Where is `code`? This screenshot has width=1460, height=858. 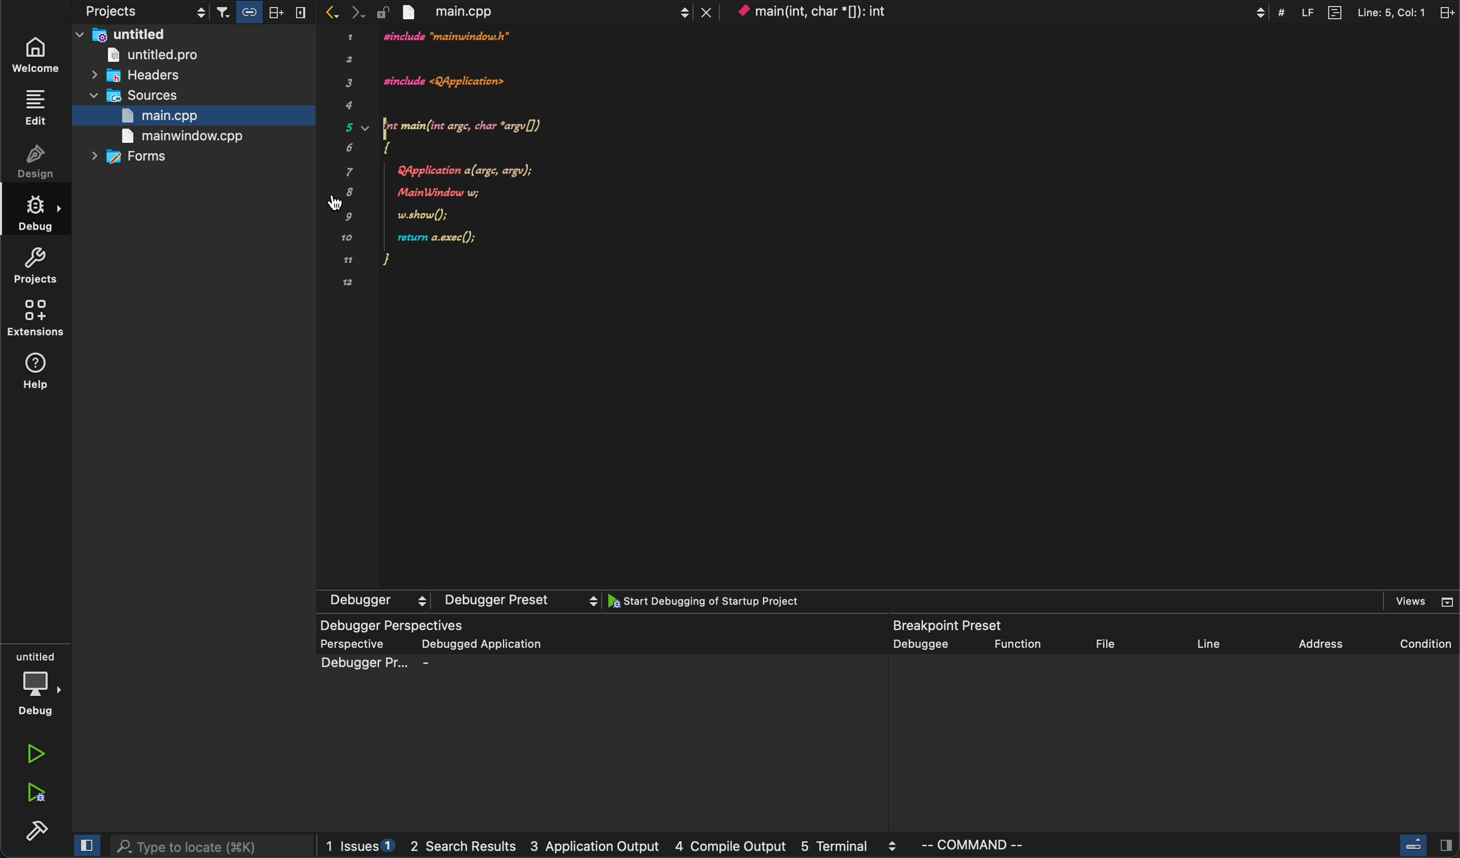
code is located at coordinates (523, 167).